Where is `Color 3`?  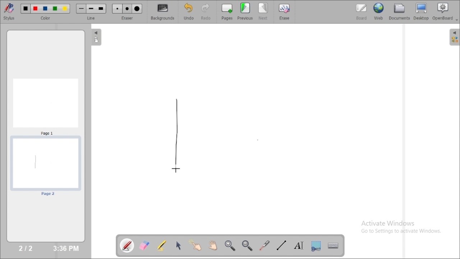
Color 3 is located at coordinates (45, 9).